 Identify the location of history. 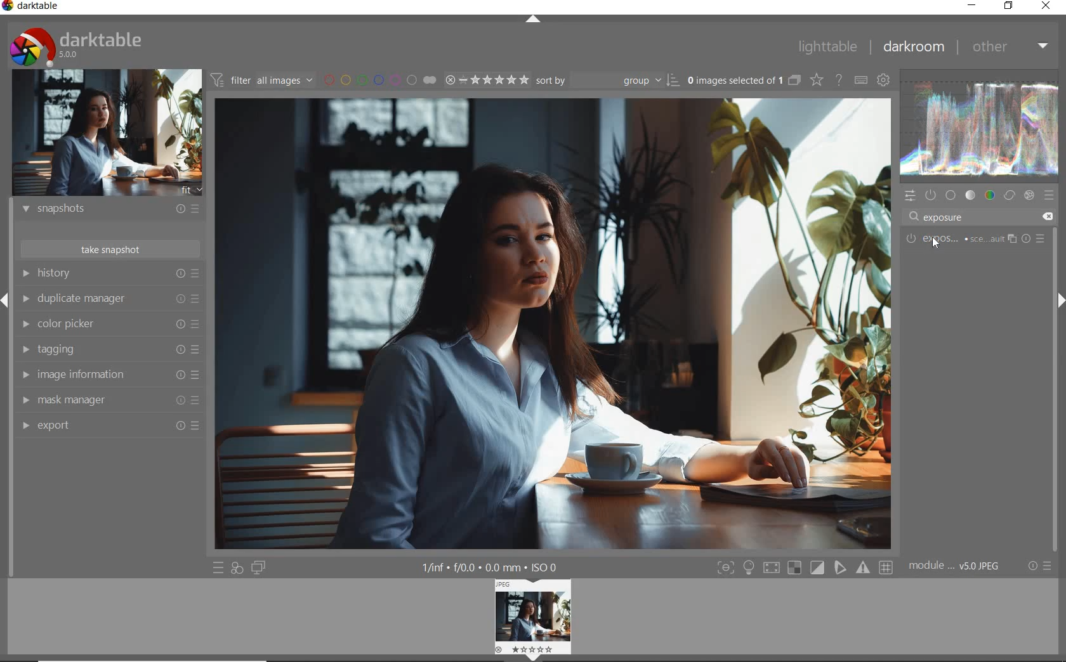
(109, 273).